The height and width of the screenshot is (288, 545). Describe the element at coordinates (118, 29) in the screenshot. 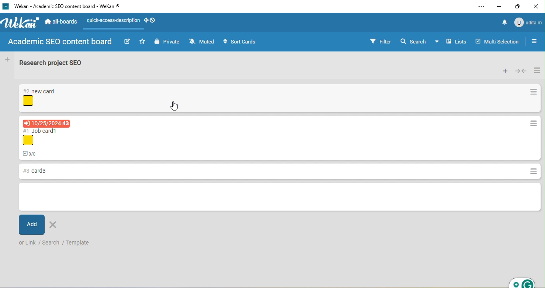

I see `line appeared` at that location.